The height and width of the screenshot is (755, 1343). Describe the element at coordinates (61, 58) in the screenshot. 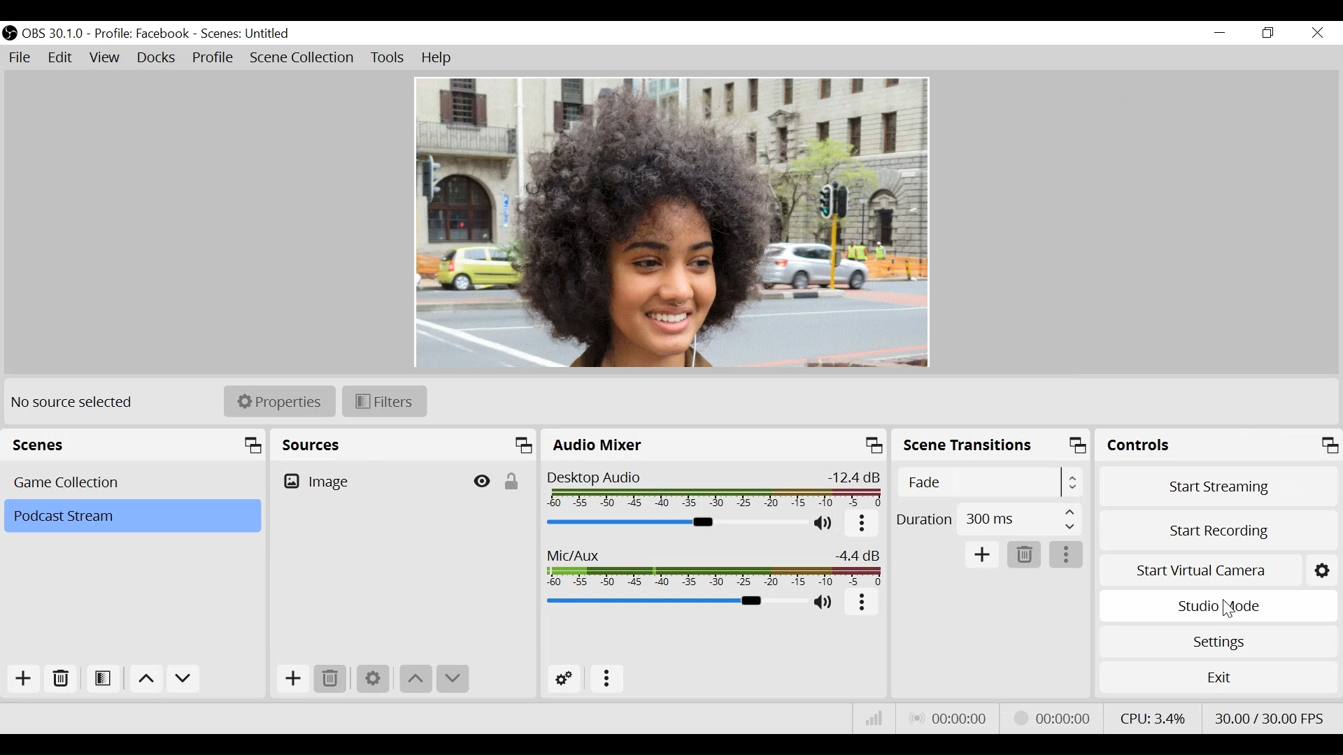

I see `Edit` at that location.